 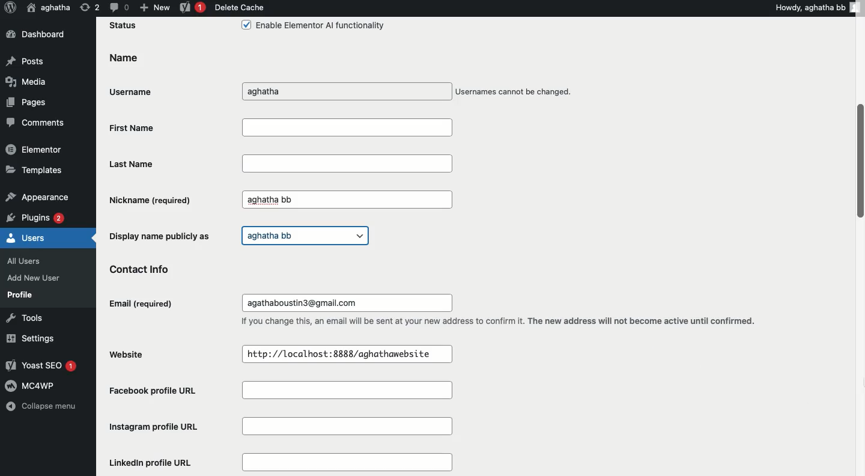 I want to click on Logo, so click(x=10, y=8).